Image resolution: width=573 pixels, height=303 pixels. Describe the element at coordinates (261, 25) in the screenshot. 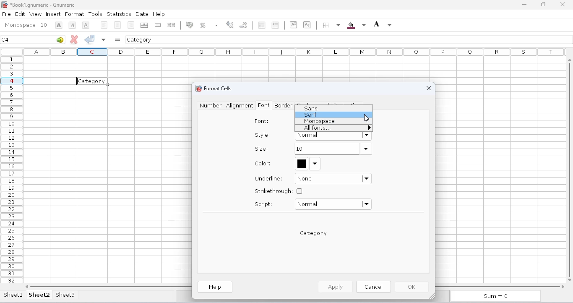

I see `decrease the indent` at that location.